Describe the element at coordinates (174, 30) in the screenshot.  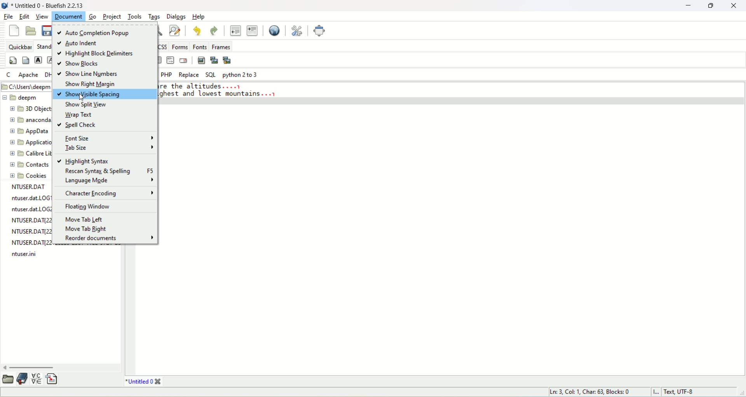
I see `advanced find and replace` at that location.